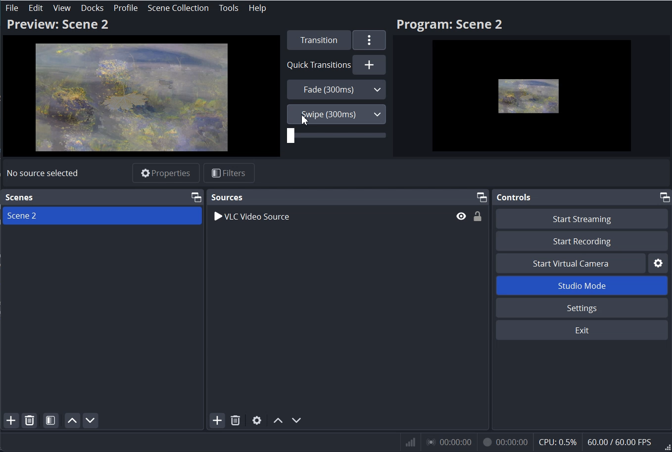 The width and height of the screenshot is (672, 452). What do you see at coordinates (478, 216) in the screenshot?
I see `Lock` at bounding box center [478, 216].